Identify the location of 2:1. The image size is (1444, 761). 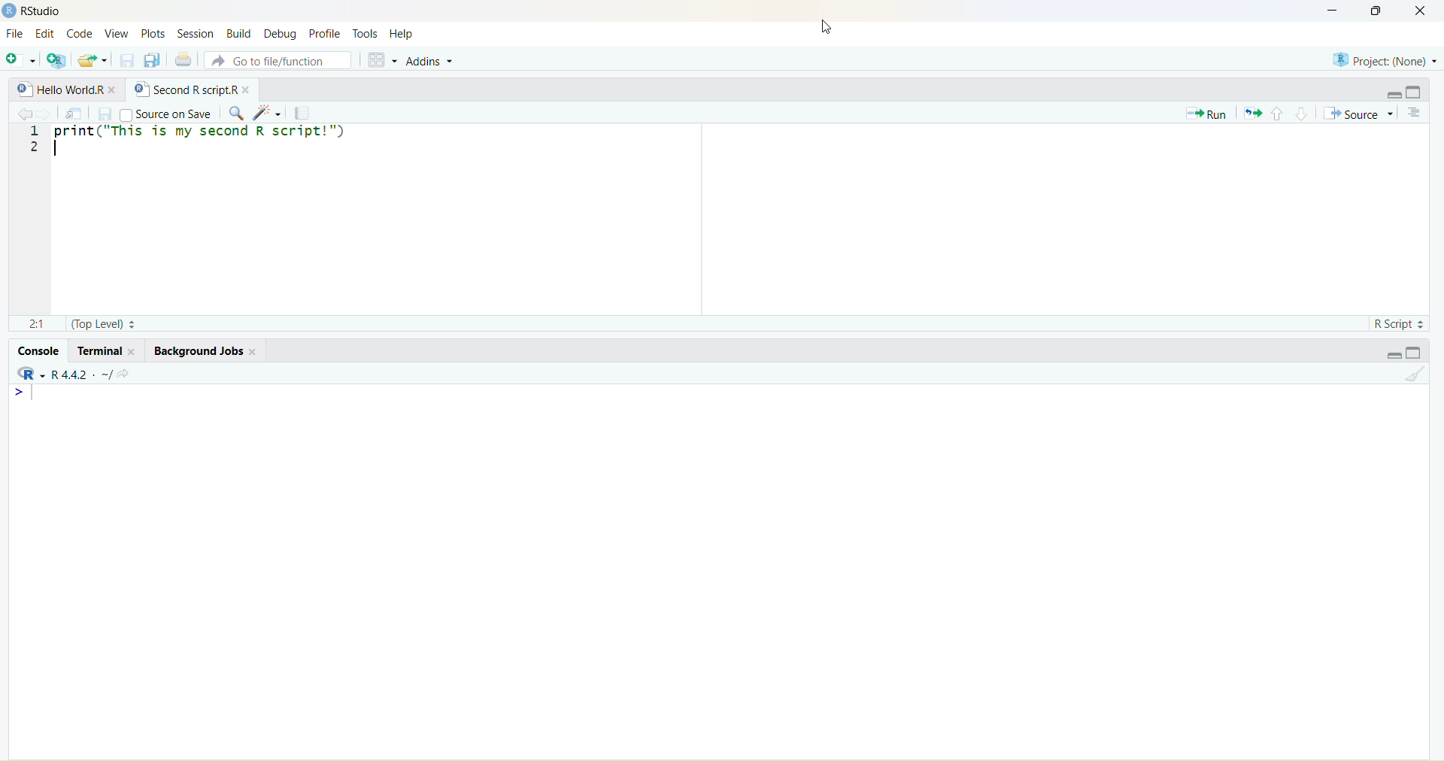
(34, 321).